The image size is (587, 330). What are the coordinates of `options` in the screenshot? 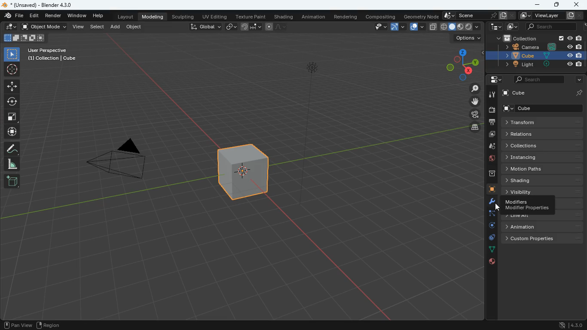 It's located at (468, 38).